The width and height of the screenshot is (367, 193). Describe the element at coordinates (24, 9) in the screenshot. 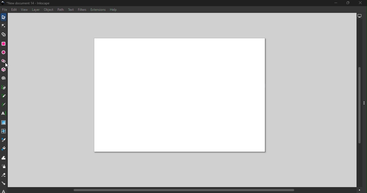

I see `View` at that location.